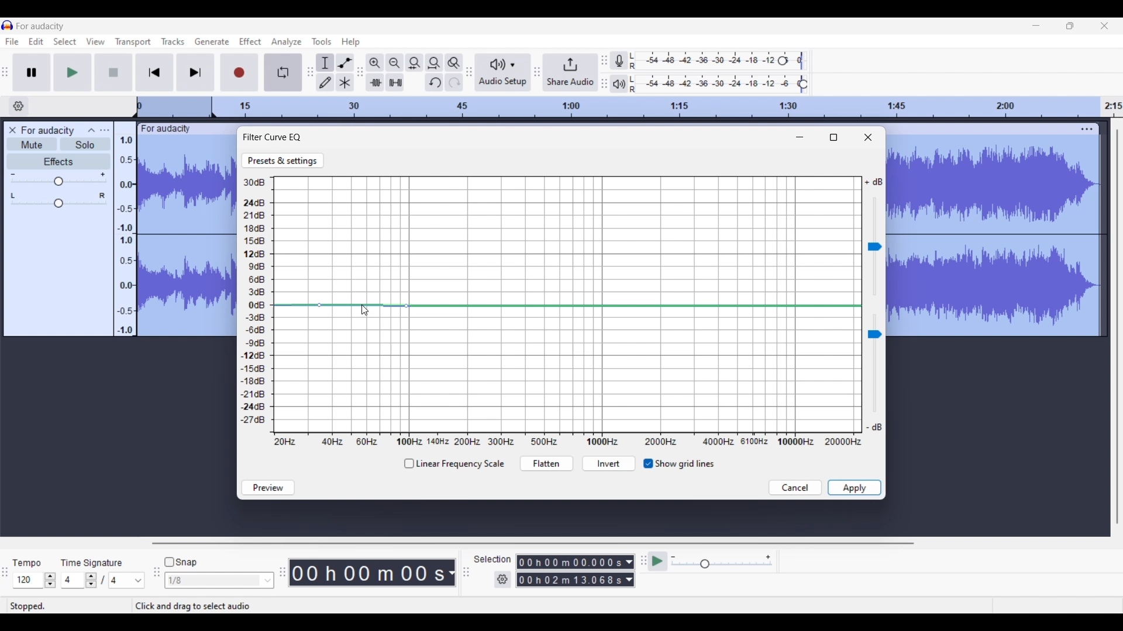  What do you see at coordinates (50, 580) in the screenshot?
I see `Increase/Decrease tempo` at bounding box center [50, 580].